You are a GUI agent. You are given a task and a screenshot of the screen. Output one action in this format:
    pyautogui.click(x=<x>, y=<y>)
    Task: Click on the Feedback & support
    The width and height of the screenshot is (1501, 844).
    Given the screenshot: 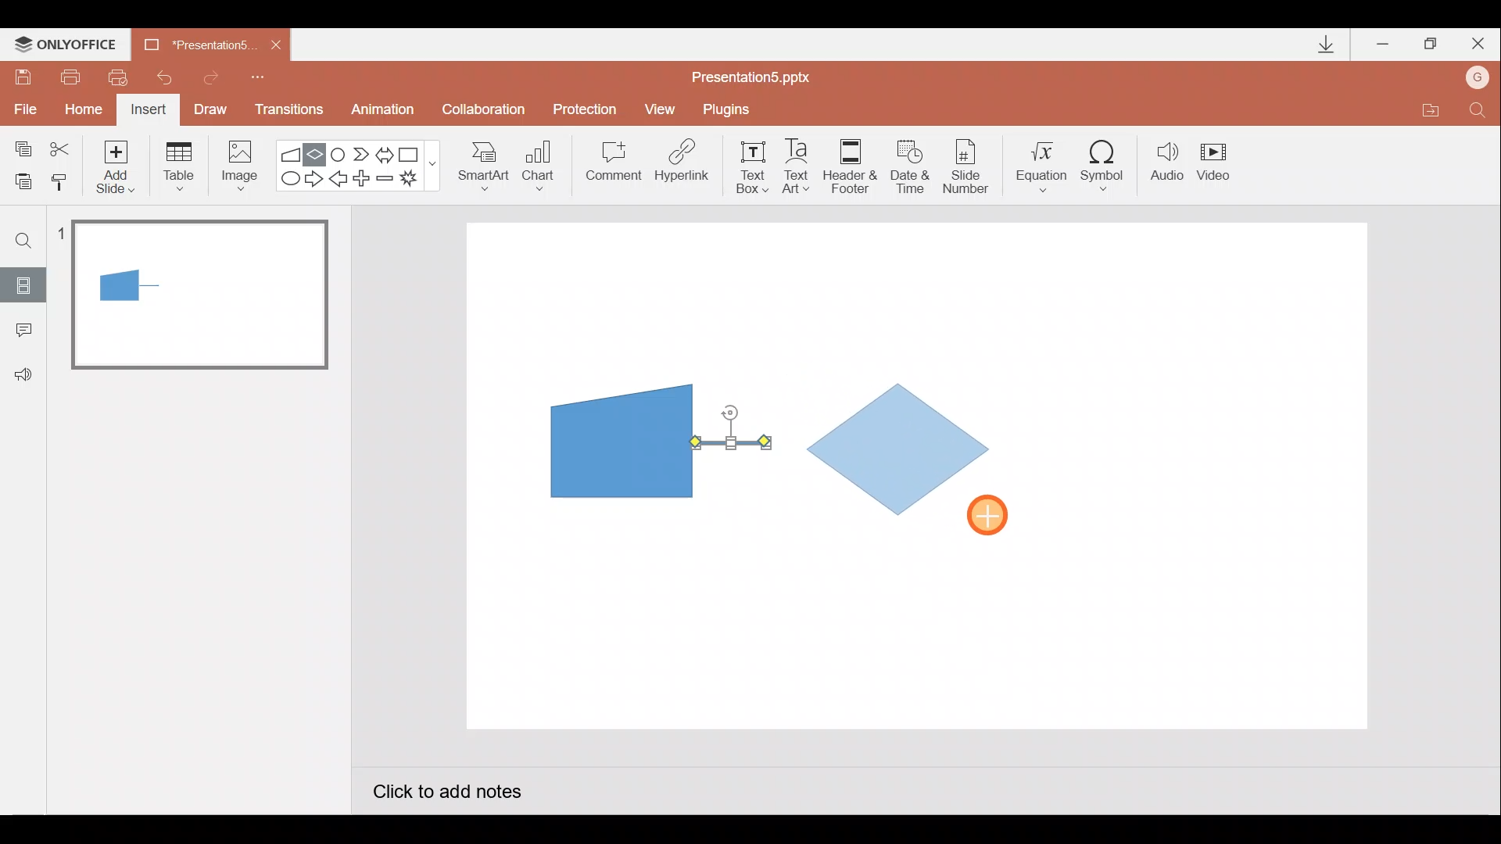 What is the action you would take?
    pyautogui.click(x=24, y=374)
    